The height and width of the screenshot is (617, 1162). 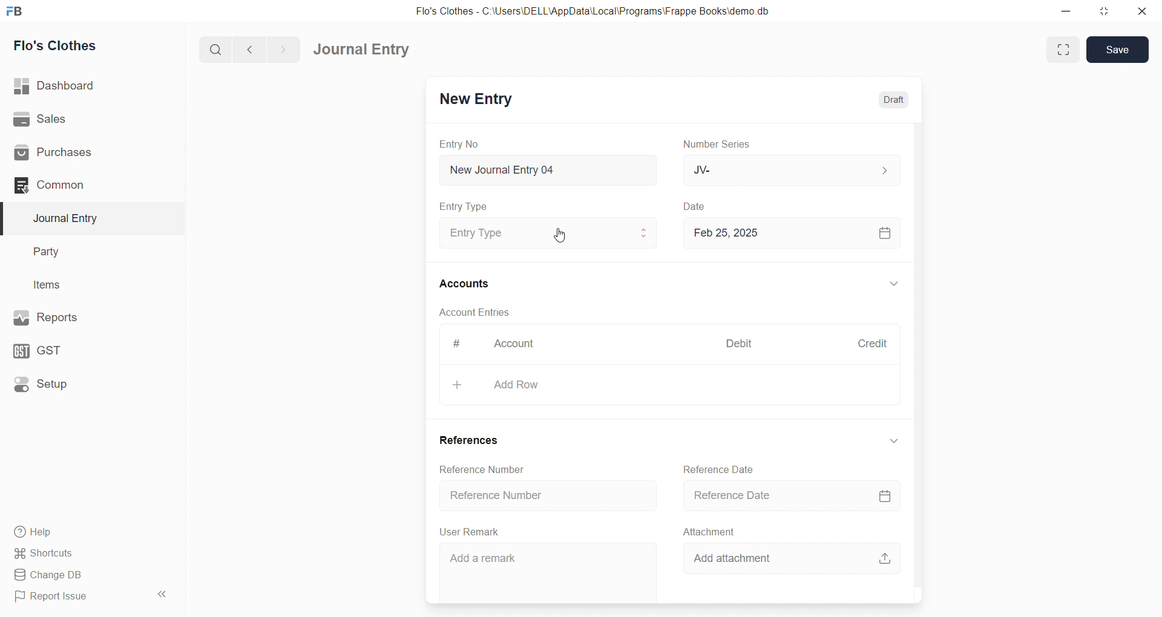 I want to click on Journal Entry, so click(x=366, y=50).